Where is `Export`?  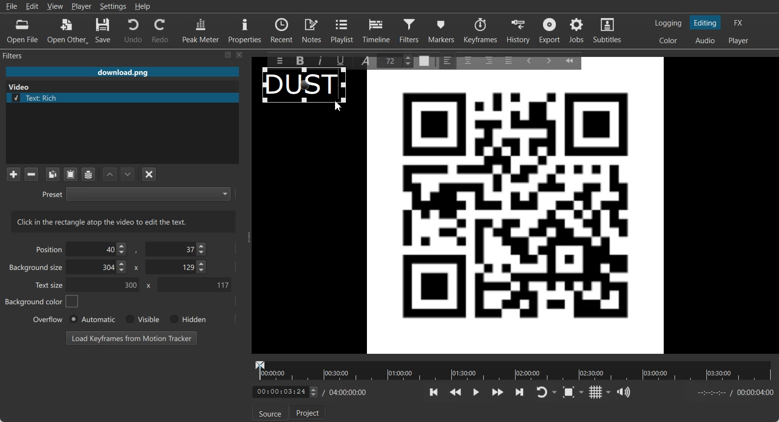
Export is located at coordinates (551, 30).